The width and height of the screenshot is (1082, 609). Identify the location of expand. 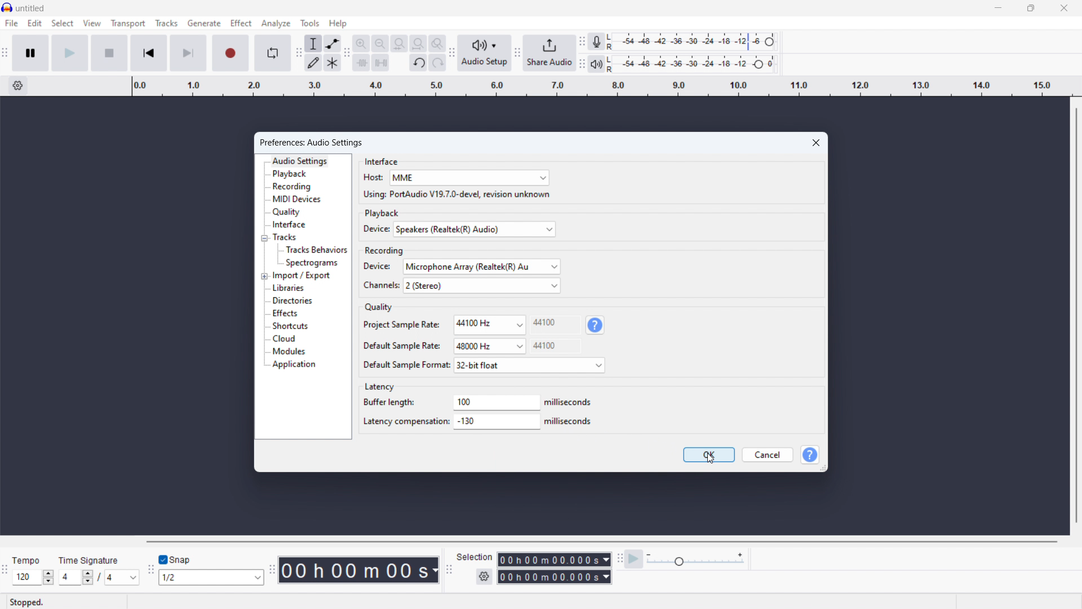
(264, 276).